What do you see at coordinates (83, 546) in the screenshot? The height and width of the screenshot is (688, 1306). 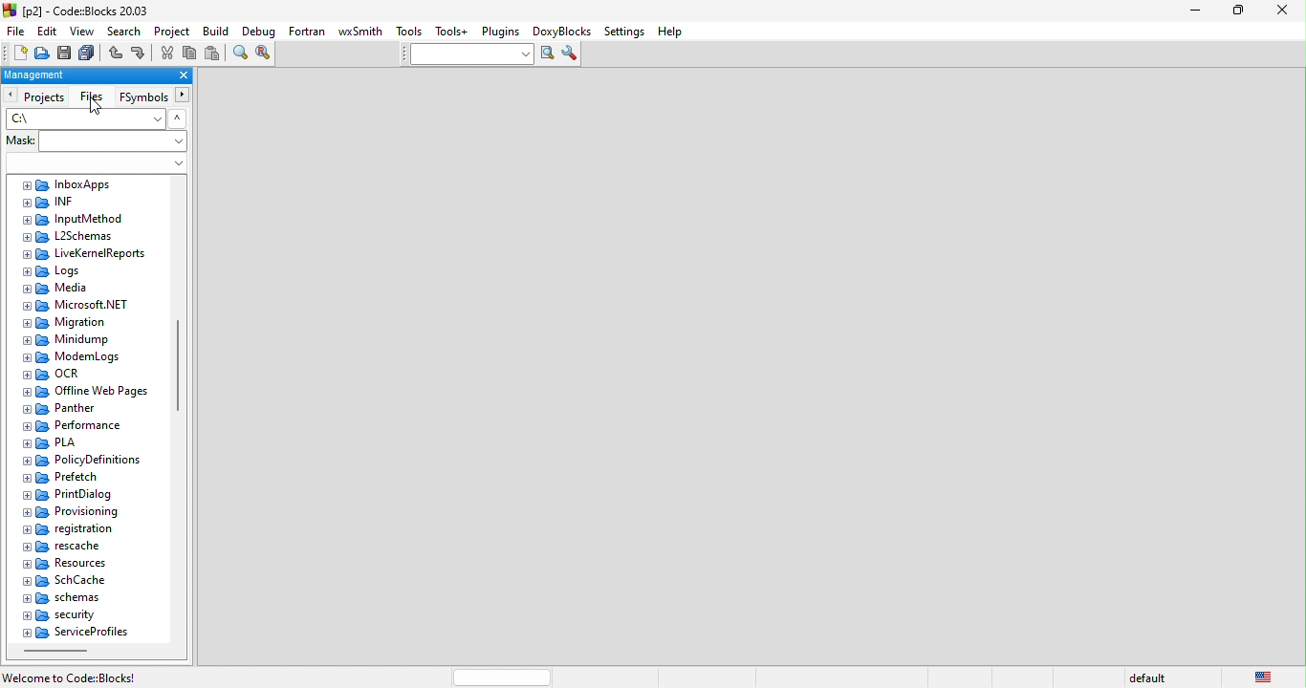 I see `rescache` at bounding box center [83, 546].